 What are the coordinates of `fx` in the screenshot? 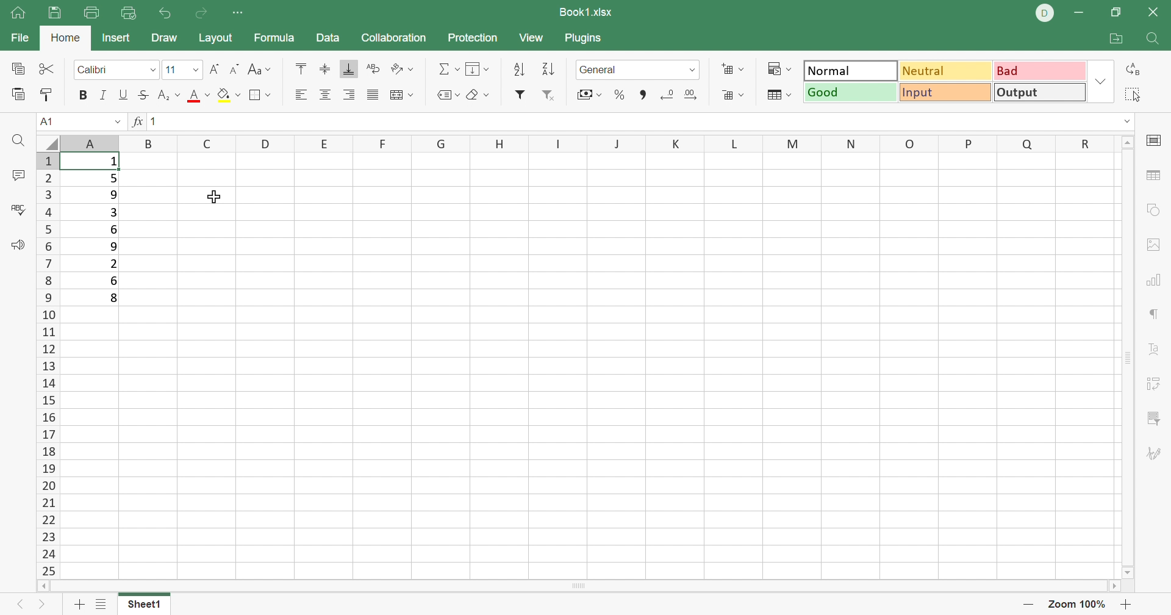 It's located at (138, 120).